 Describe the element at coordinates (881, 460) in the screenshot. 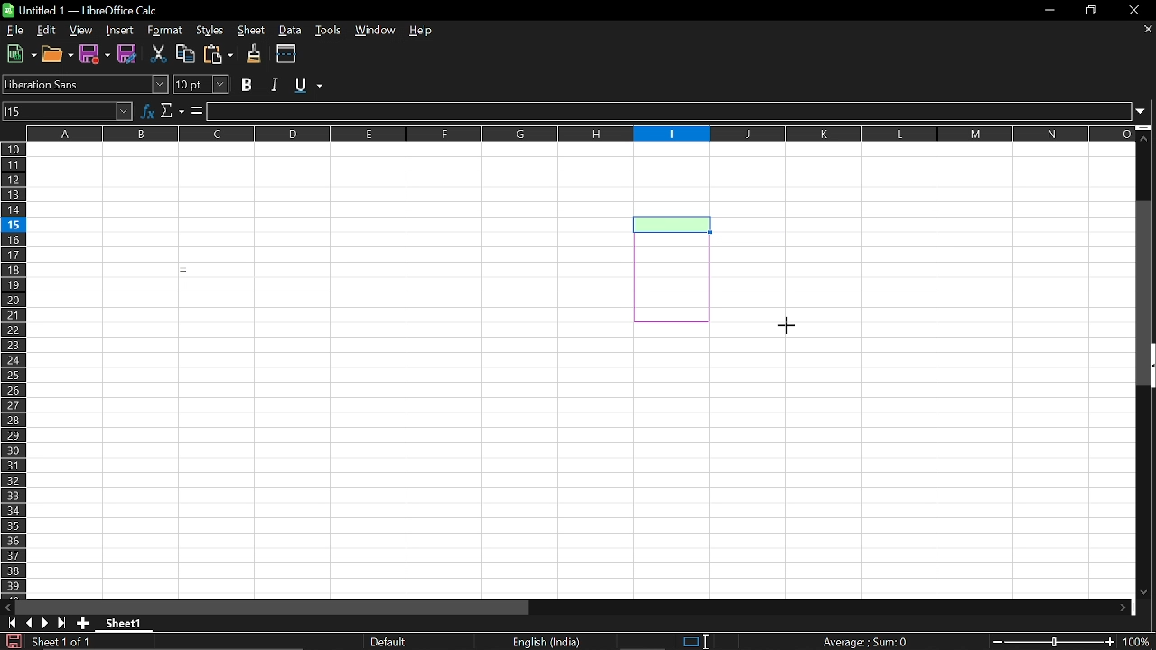

I see `Fillable cells` at that location.